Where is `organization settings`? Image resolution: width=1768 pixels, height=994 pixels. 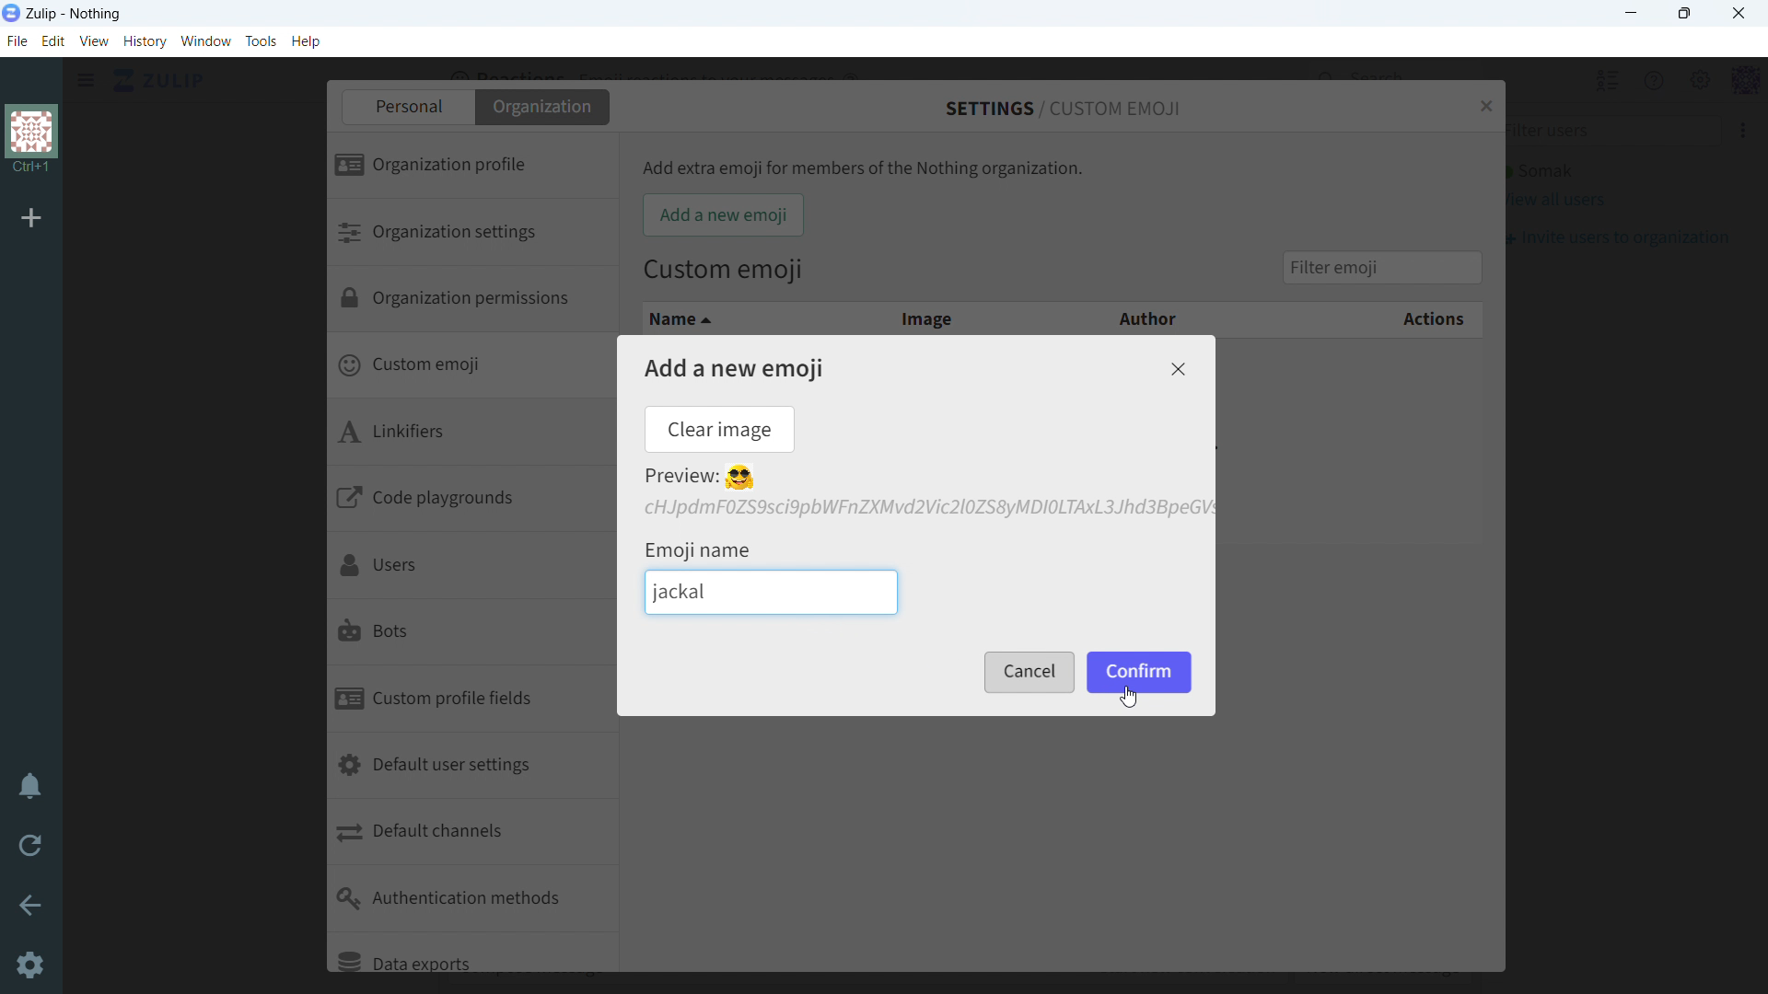
organization settings is located at coordinates (470, 233).